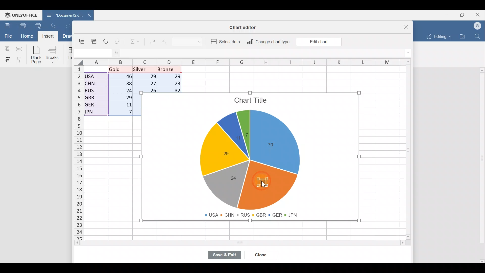 This screenshot has width=485, height=273. Describe the element at coordinates (6, 26) in the screenshot. I see `Save` at that location.